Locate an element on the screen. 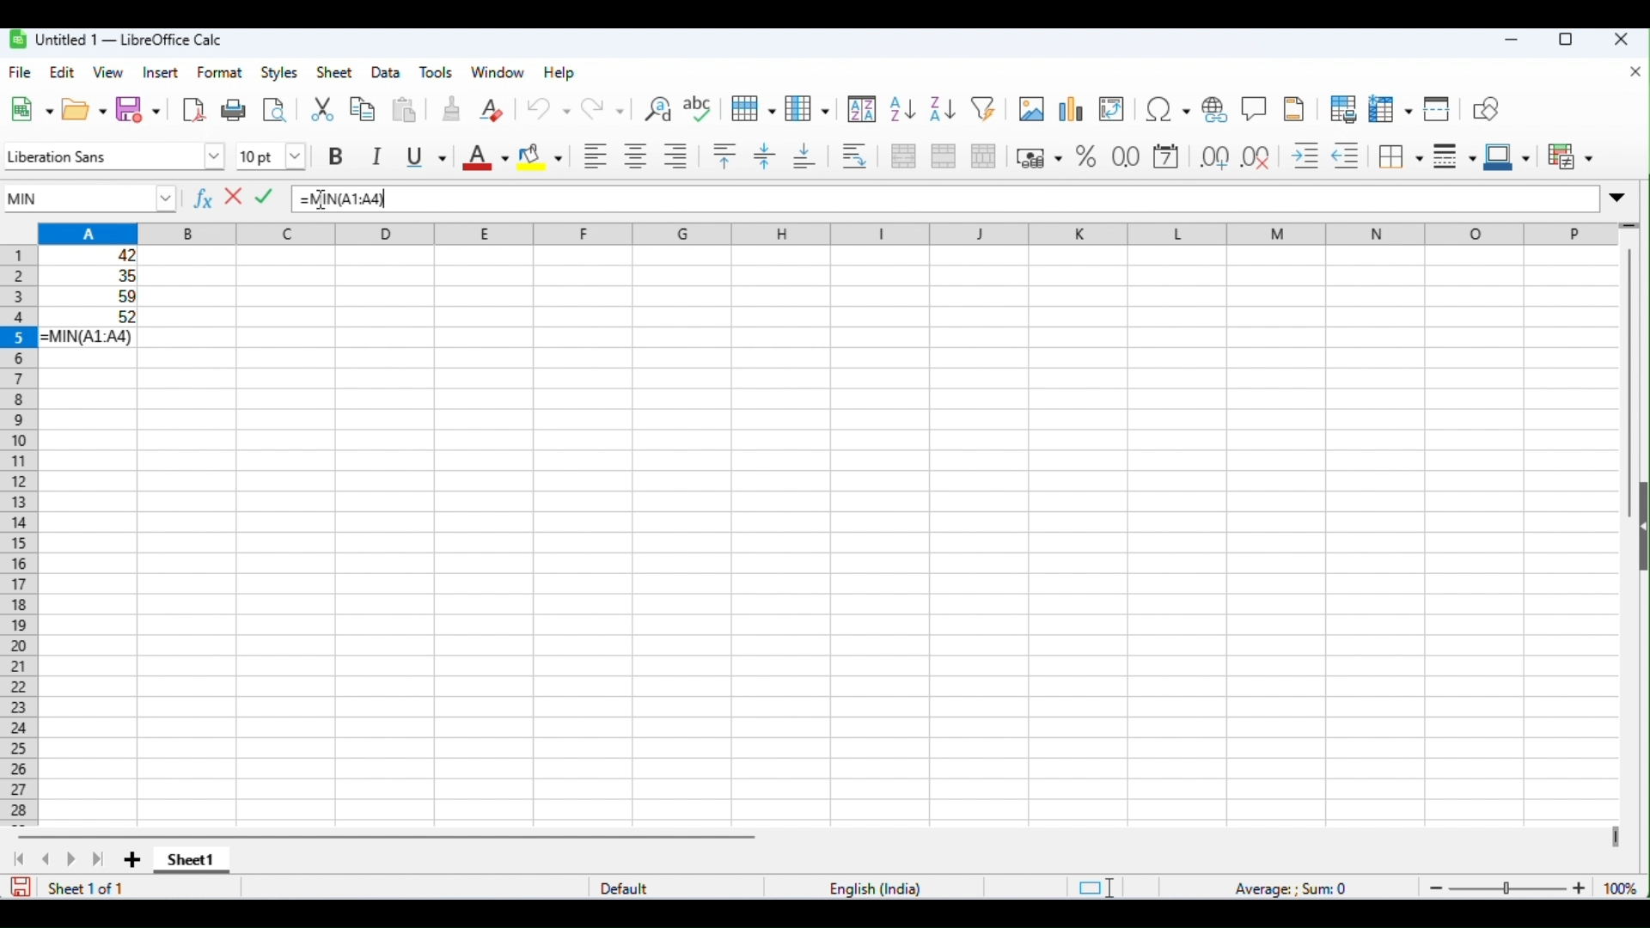 This screenshot has height=928, width=1650. untitle1-libreoffice calc is located at coordinates (115, 40).